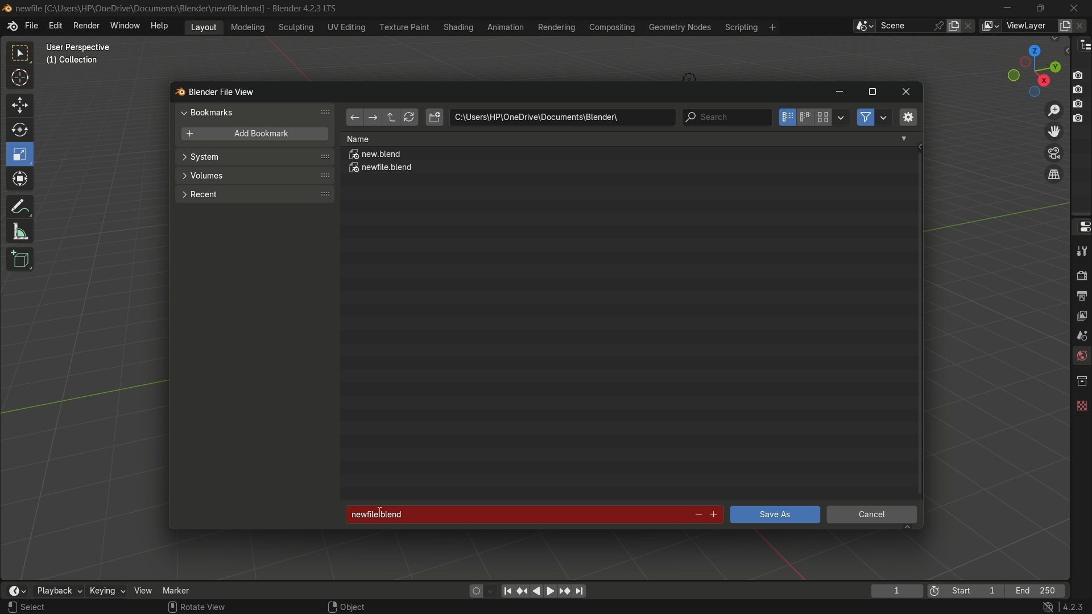 The width and height of the screenshot is (1092, 614). What do you see at coordinates (771, 27) in the screenshot?
I see `add workspace` at bounding box center [771, 27].